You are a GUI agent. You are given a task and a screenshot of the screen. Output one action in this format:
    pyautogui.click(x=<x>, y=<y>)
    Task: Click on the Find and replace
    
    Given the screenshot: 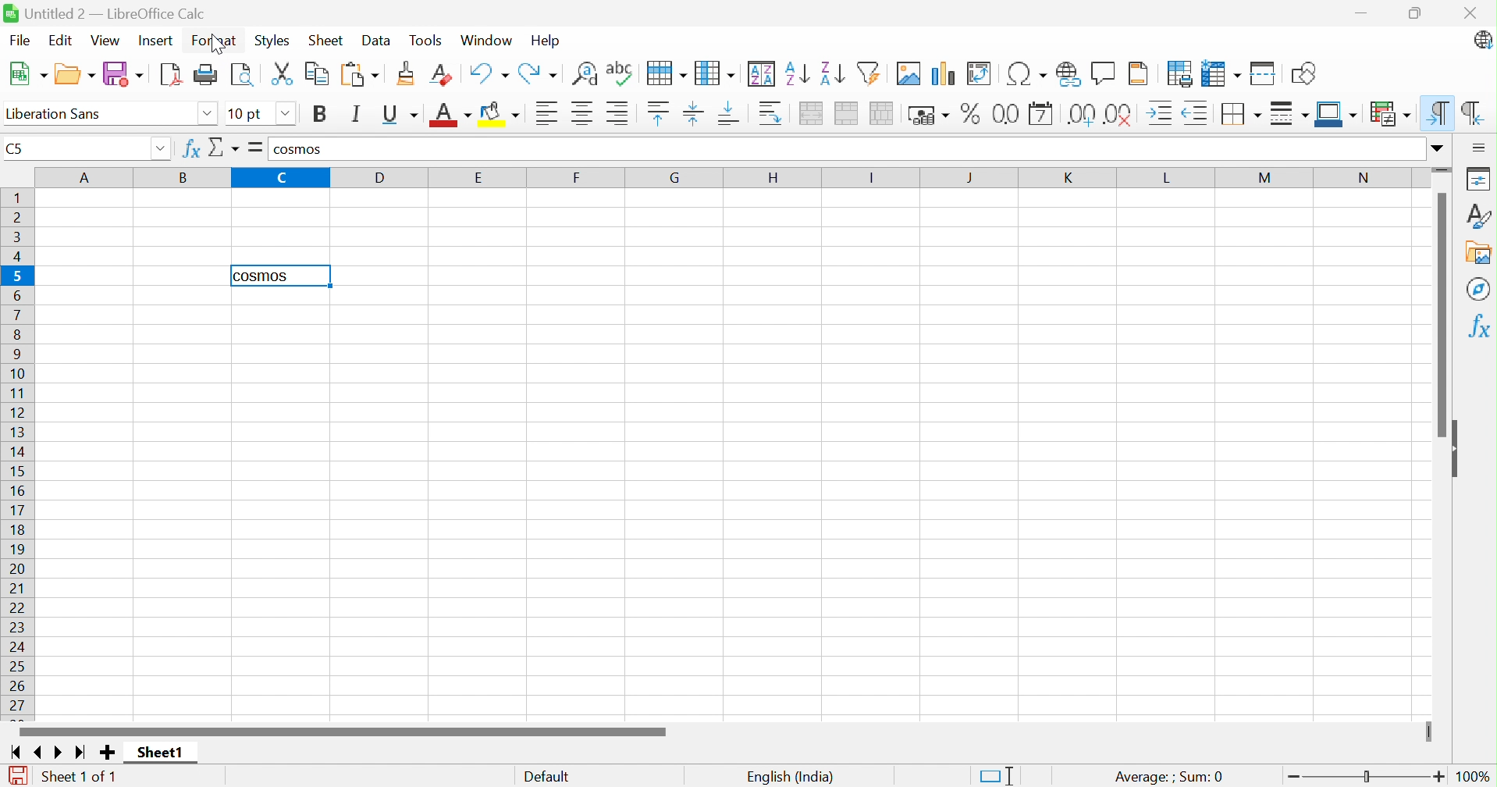 What is the action you would take?
    pyautogui.click(x=584, y=74)
    